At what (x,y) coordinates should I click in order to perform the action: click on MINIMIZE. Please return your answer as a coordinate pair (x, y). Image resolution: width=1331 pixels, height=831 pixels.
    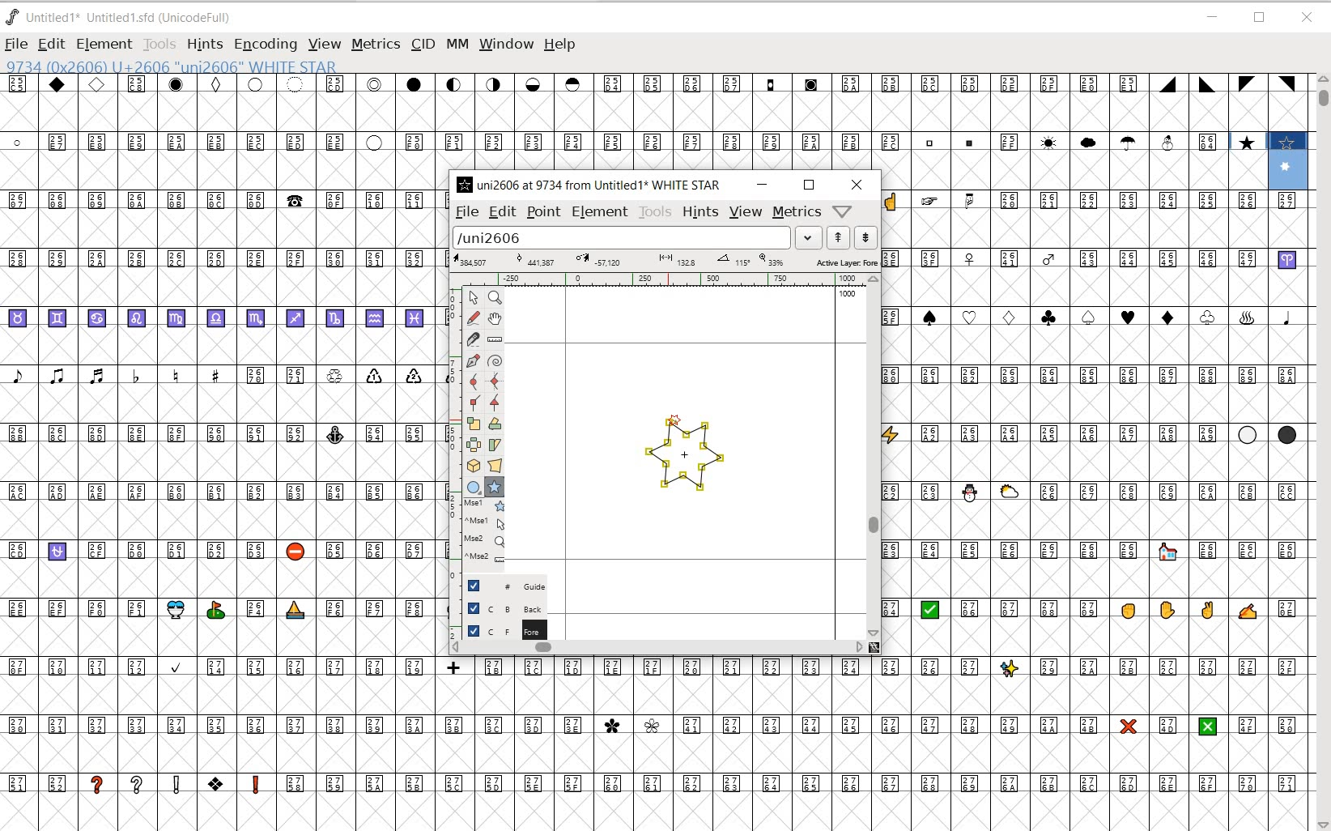
    Looking at the image, I should click on (762, 185).